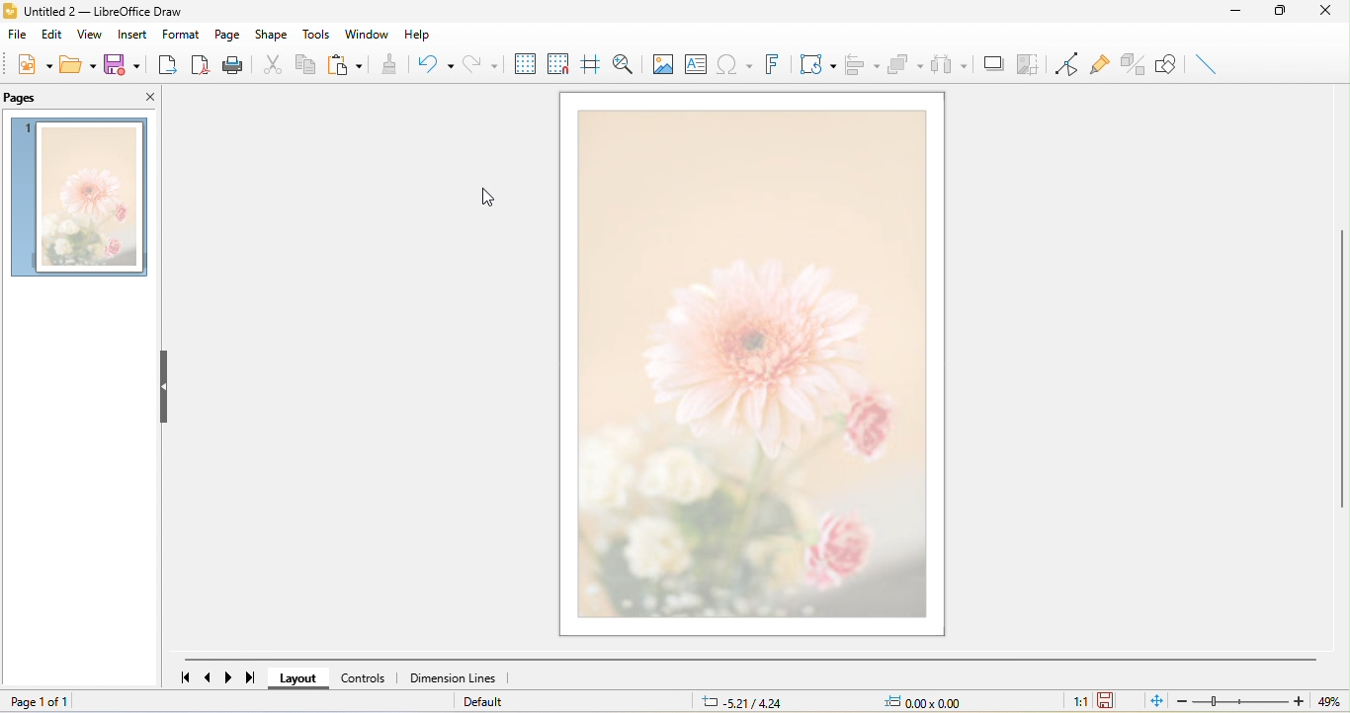 The width and height of the screenshot is (1350, 713). Describe the element at coordinates (1341, 366) in the screenshot. I see `vertical scroll bar` at that location.